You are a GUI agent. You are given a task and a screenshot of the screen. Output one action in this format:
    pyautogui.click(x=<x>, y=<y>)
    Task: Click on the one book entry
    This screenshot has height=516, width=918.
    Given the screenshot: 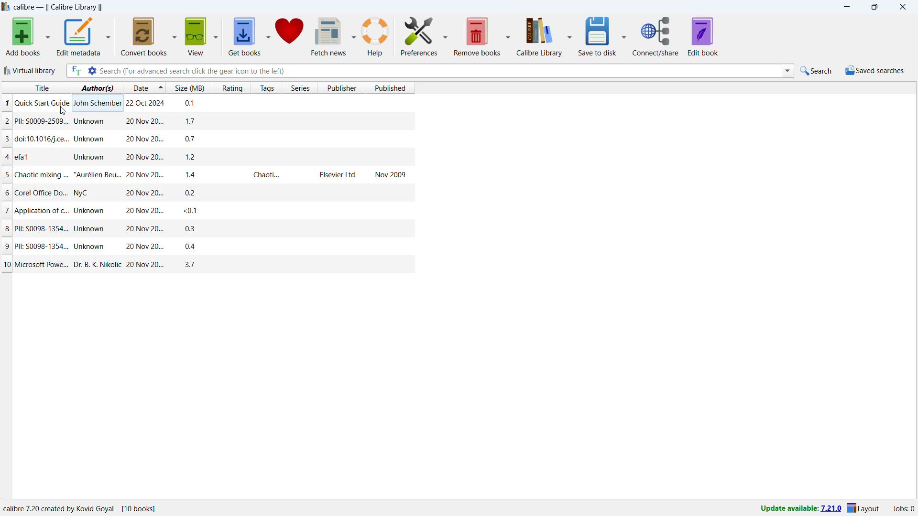 What is the action you would take?
    pyautogui.click(x=208, y=157)
    